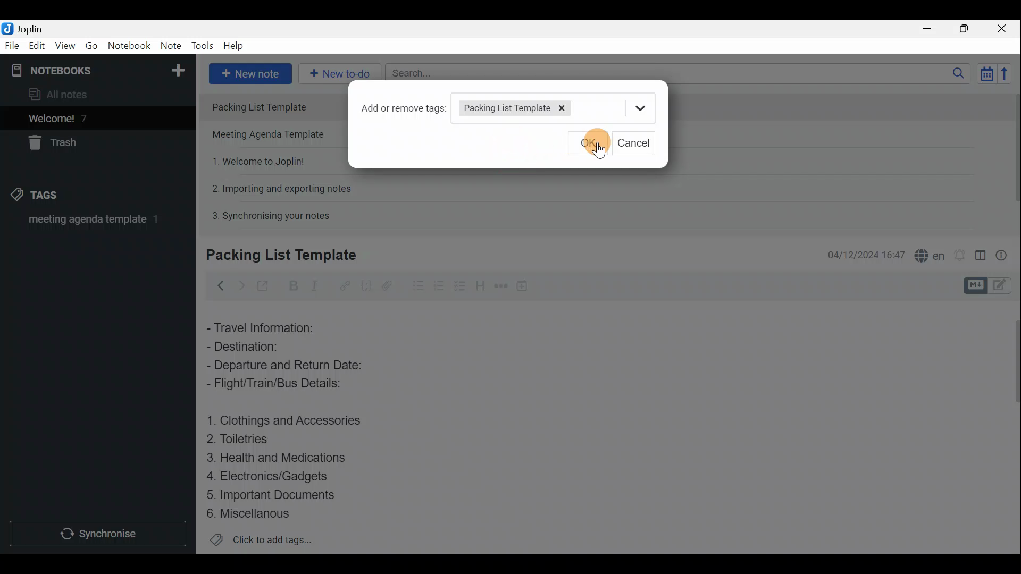  I want to click on Click to add tags, so click(261, 540).